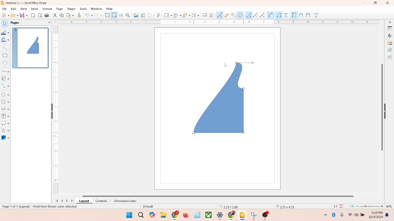  I want to click on callout, so click(5, 123).